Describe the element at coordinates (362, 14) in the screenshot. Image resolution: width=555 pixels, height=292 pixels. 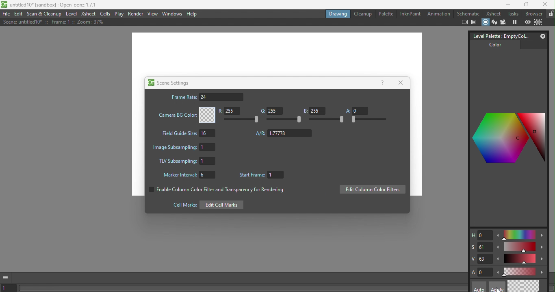
I see `Cleanup` at that location.